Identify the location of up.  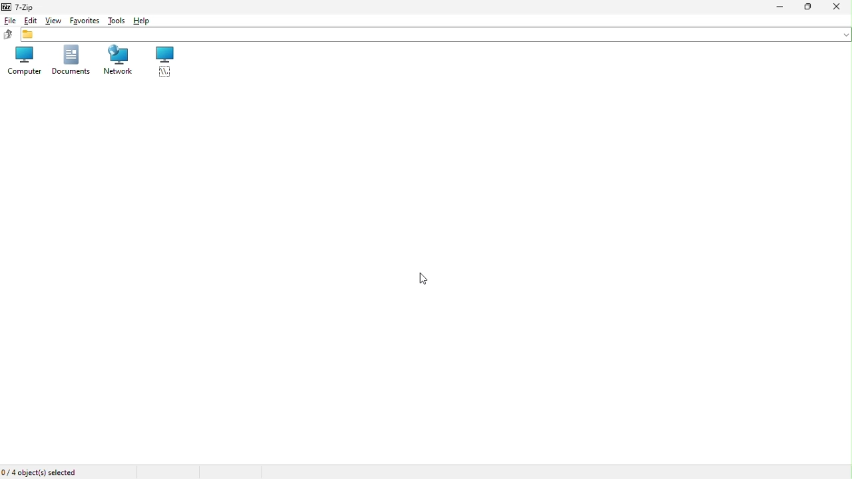
(8, 35).